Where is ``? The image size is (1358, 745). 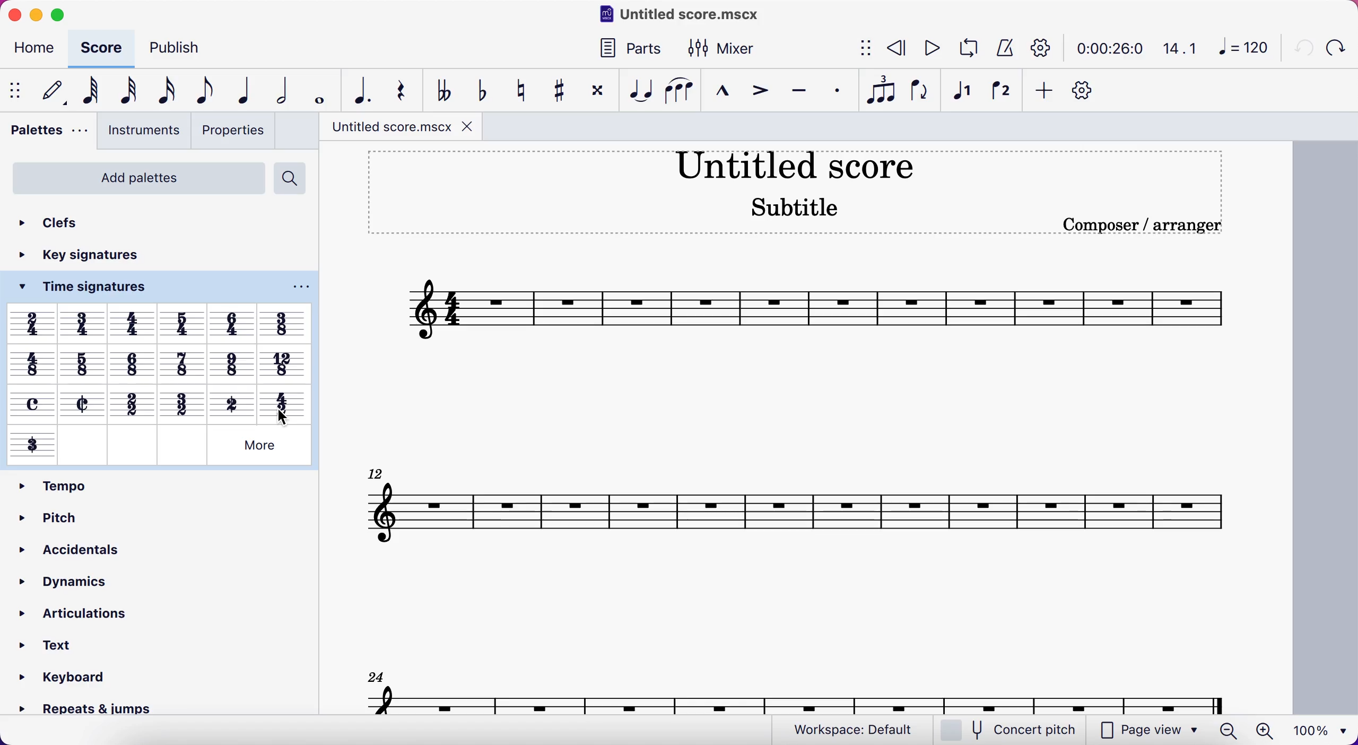  is located at coordinates (68, 549).